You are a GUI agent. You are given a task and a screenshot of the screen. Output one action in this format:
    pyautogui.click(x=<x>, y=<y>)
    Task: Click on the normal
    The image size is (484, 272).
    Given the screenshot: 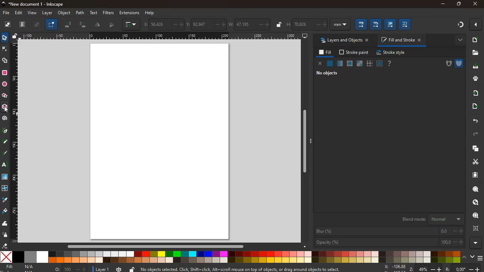 What is the action you would take?
    pyautogui.click(x=330, y=64)
    